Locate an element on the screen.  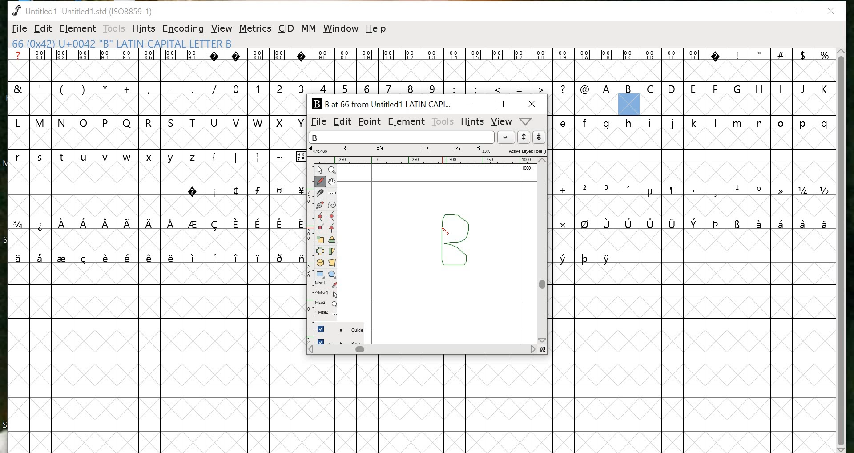
TOOLS is located at coordinates (113, 29).